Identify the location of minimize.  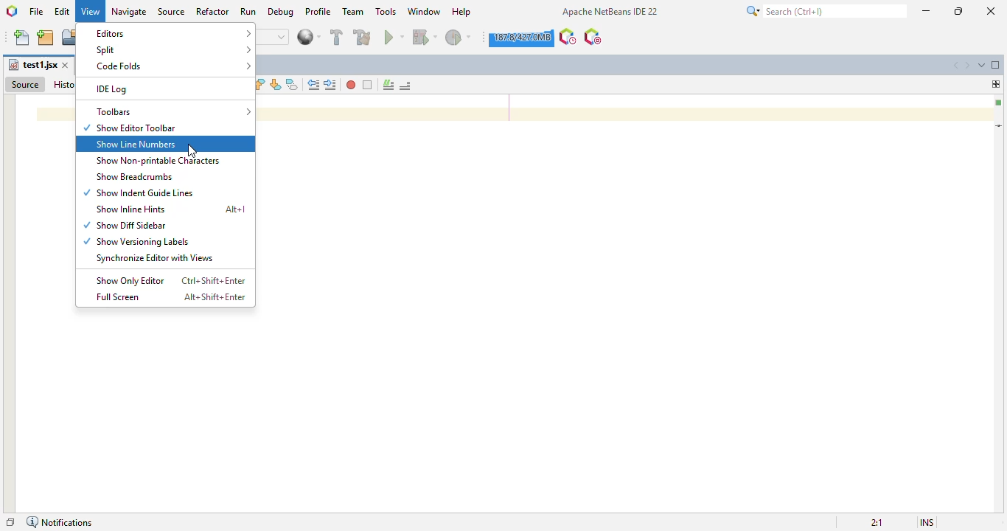
(927, 11).